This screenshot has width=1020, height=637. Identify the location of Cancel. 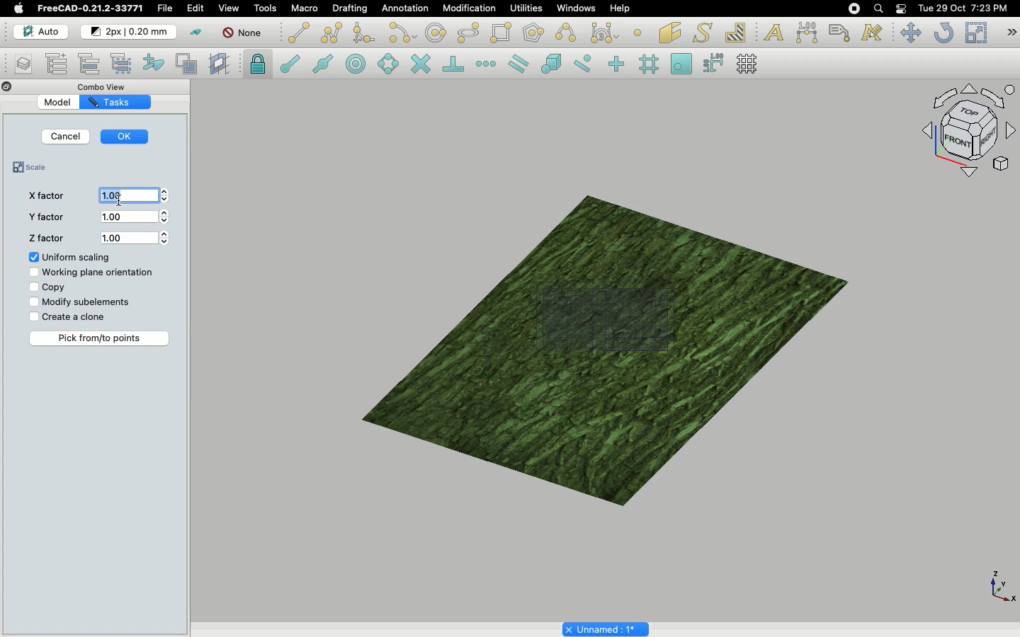
(67, 137).